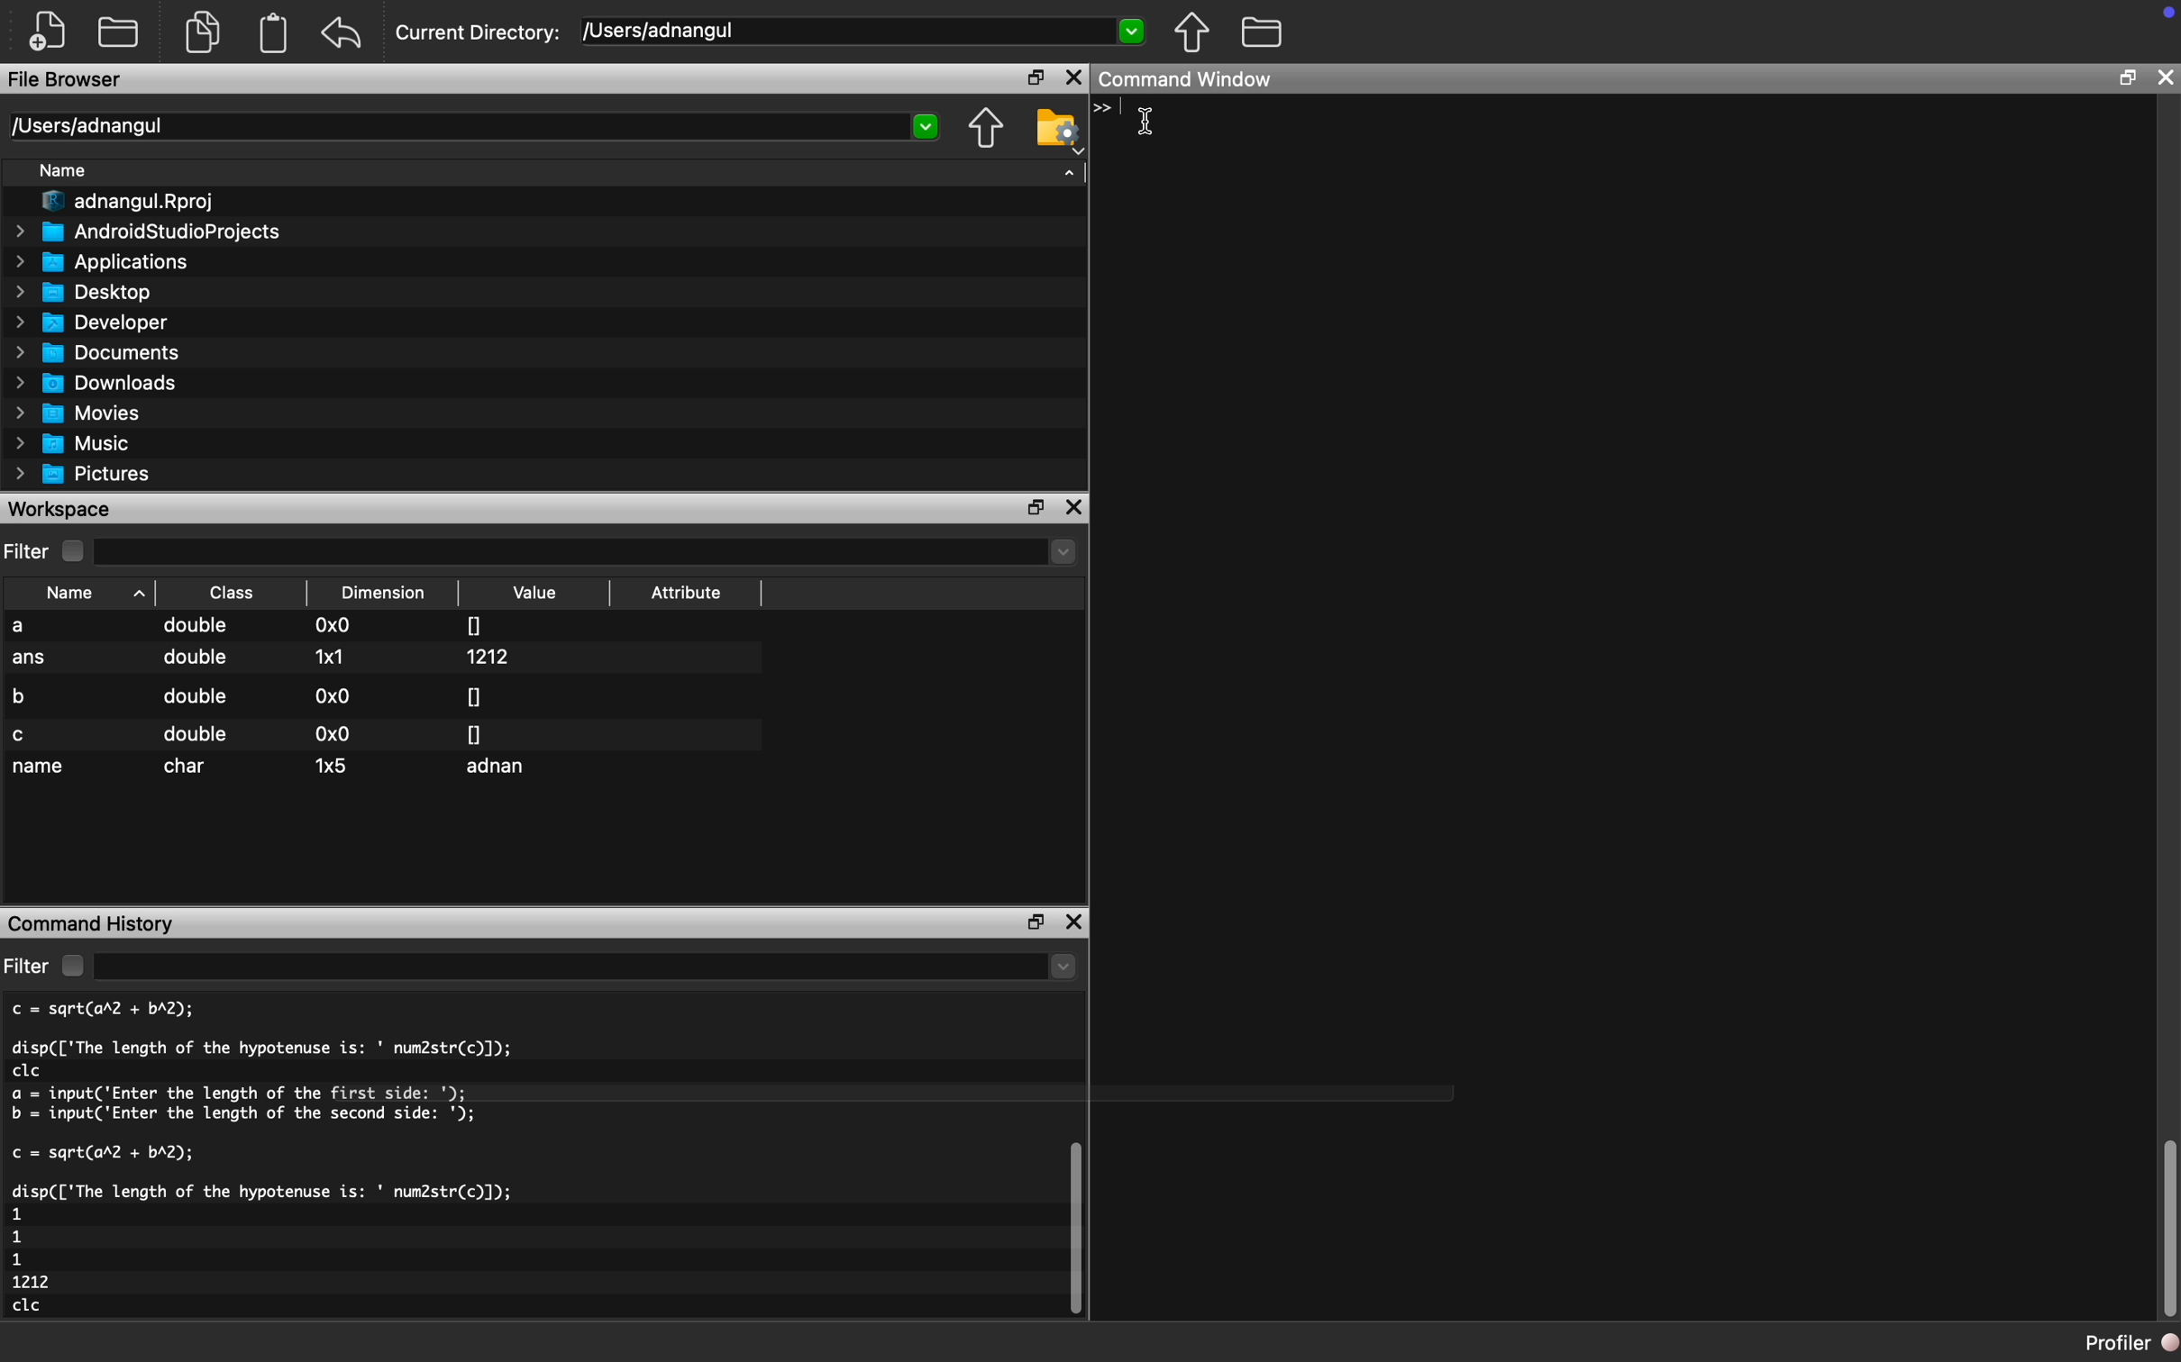 The height and width of the screenshot is (1362, 2181). Describe the element at coordinates (1150, 120) in the screenshot. I see `cursor` at that location.